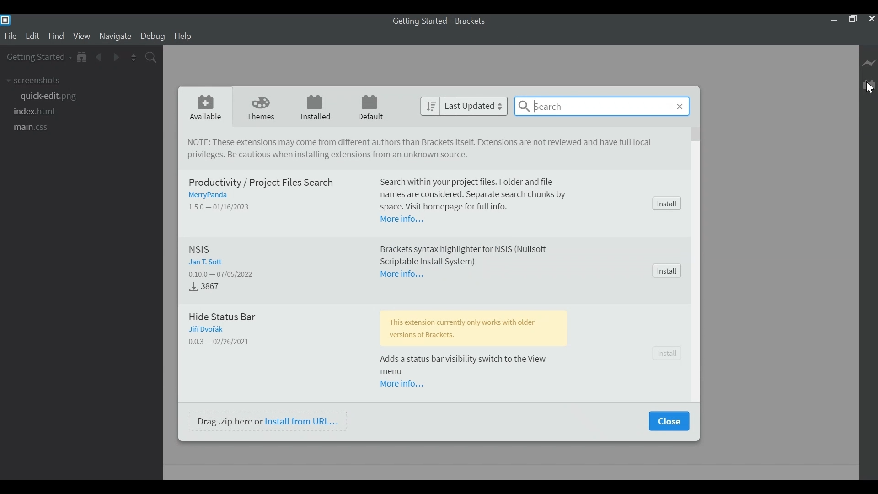 The height and width of the screenshot is (494, 878). What do you see at coordinates (476, 328) in the screenshot?
I see `The extension currently only works with older versions` at bounding box center [476, 328].